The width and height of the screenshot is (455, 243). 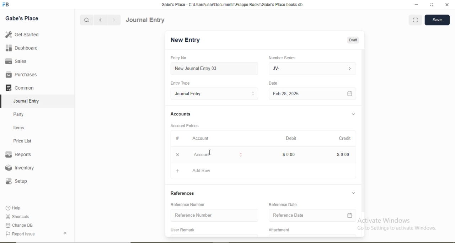 What do you see at coordinates (432, 5) in the screenshot?
I see `full screen` at bounding box center [432, 5].